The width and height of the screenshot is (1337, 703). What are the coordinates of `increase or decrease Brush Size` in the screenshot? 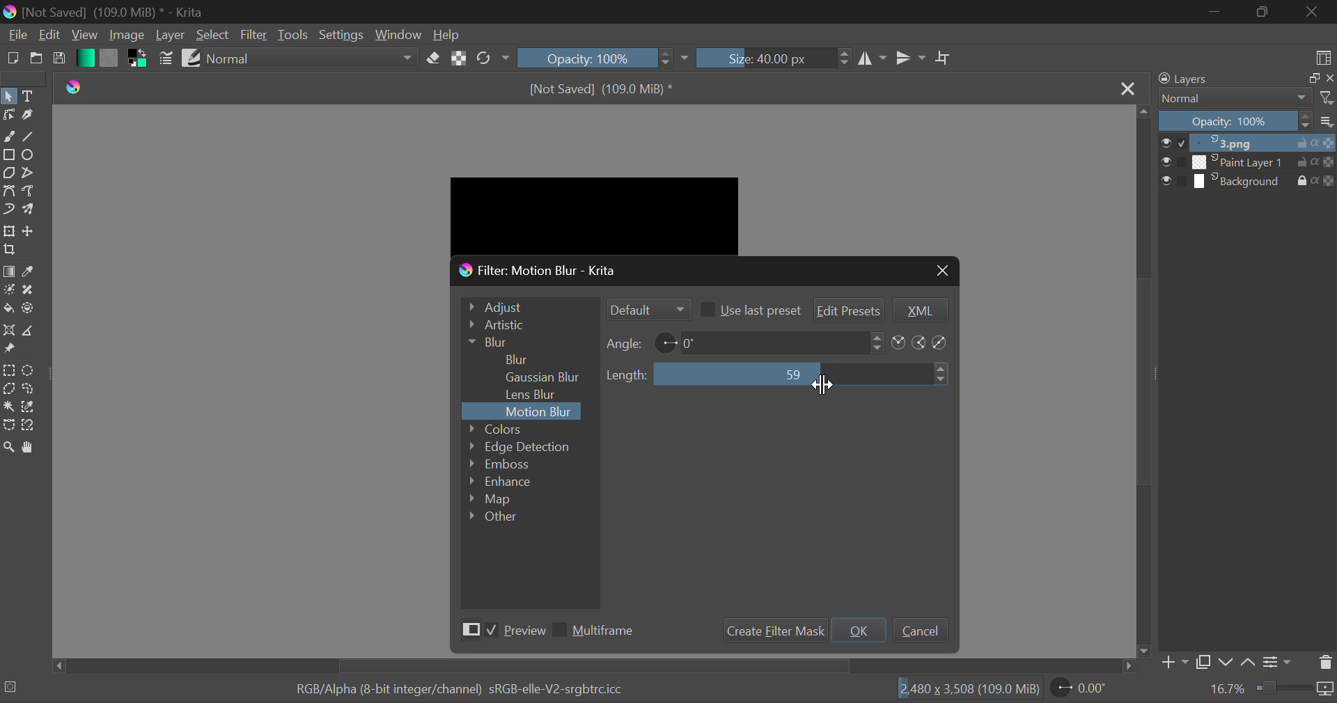 It's located at (845, 60).